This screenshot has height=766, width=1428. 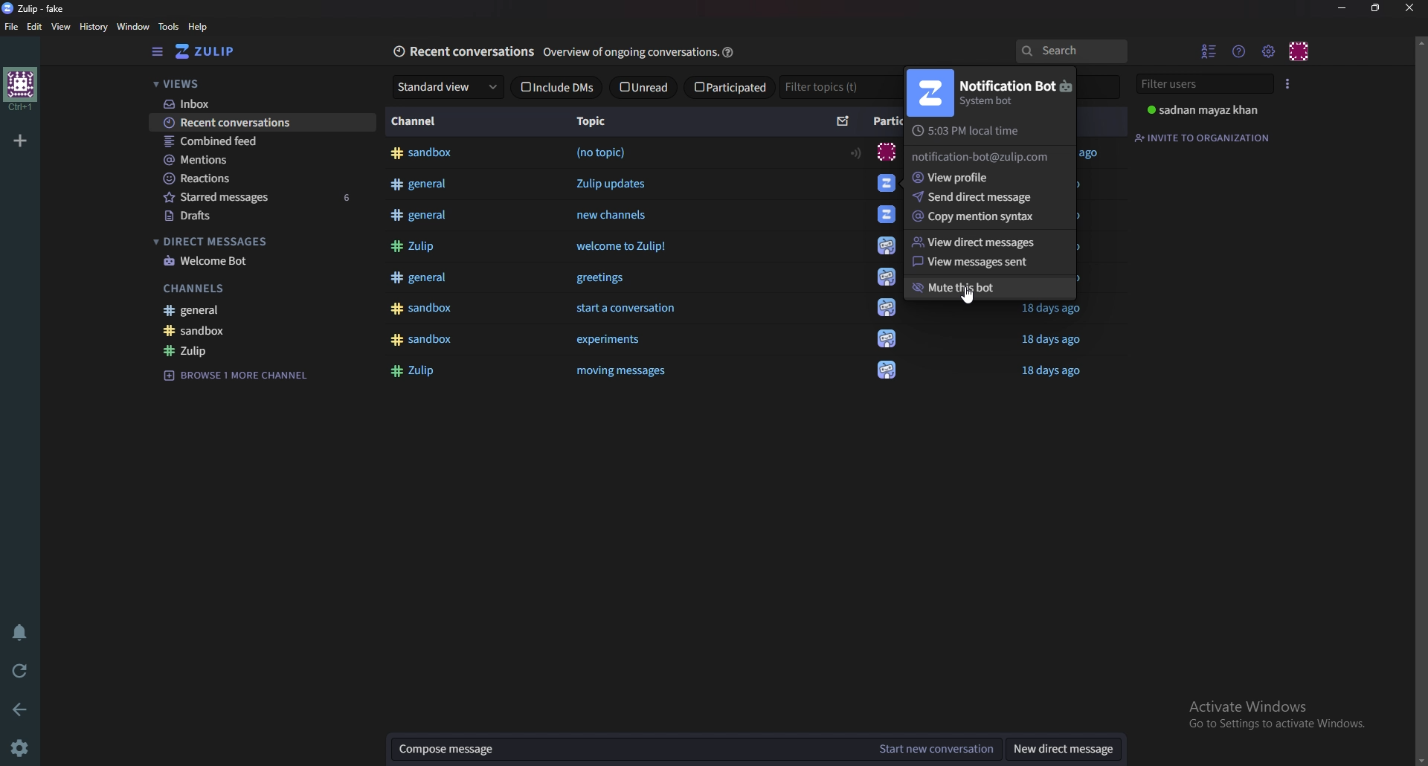 What do you see at coordinates (219, 51) in the screenshot?
I see `Home view` at bounding box center [219, 51].